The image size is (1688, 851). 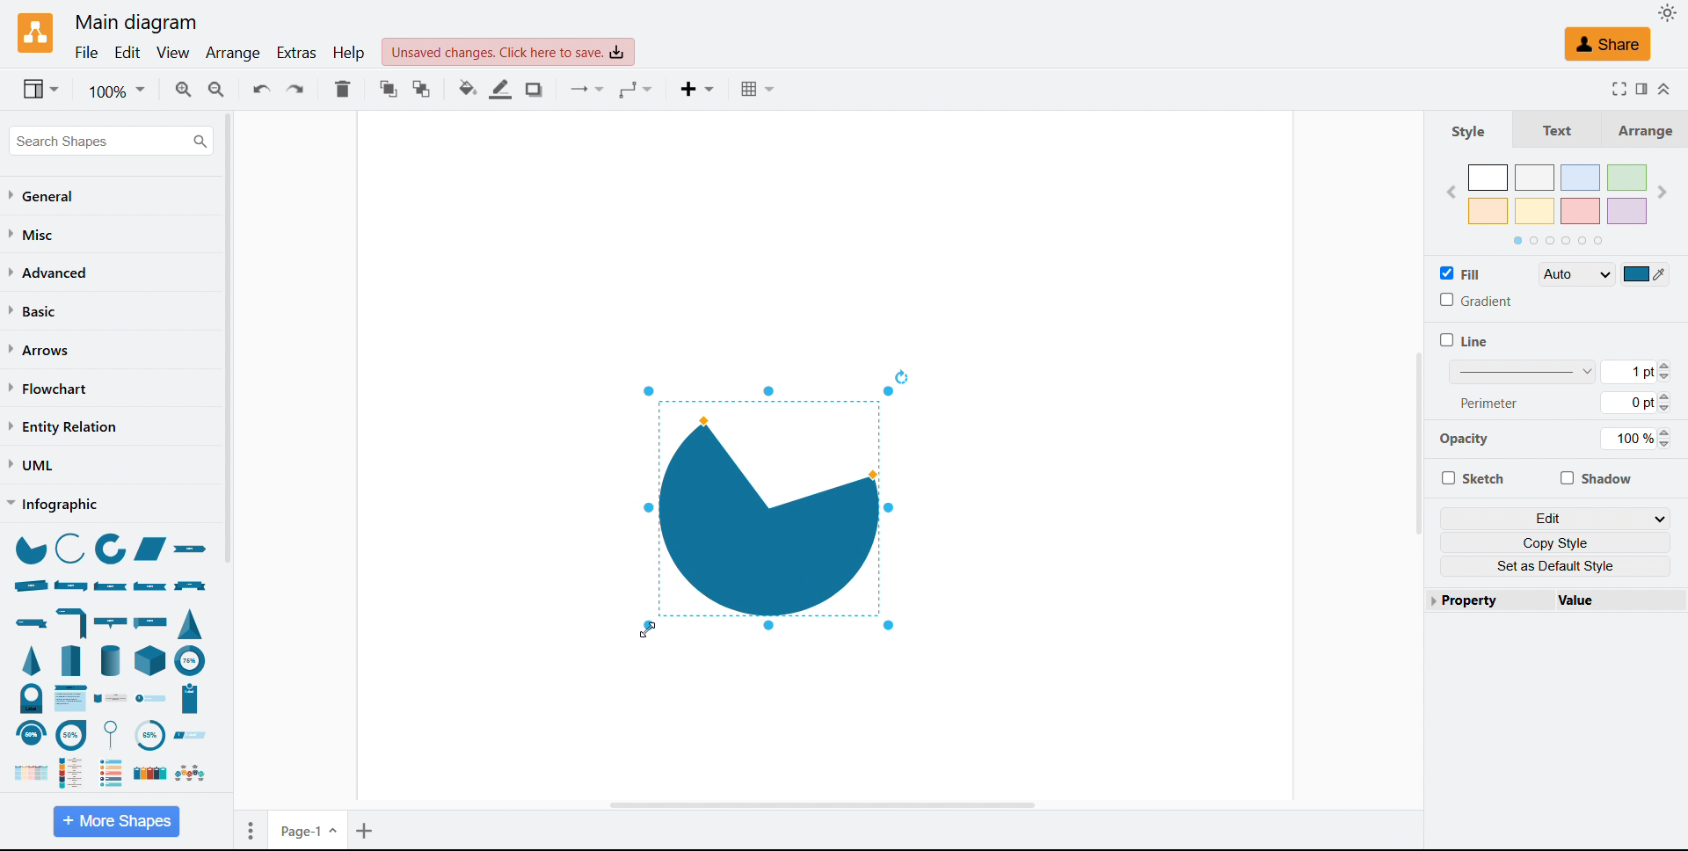 What do you see at coordinates (295, 89) in the screenshot?
I see `Redo ` at bounding box center [295, 89].